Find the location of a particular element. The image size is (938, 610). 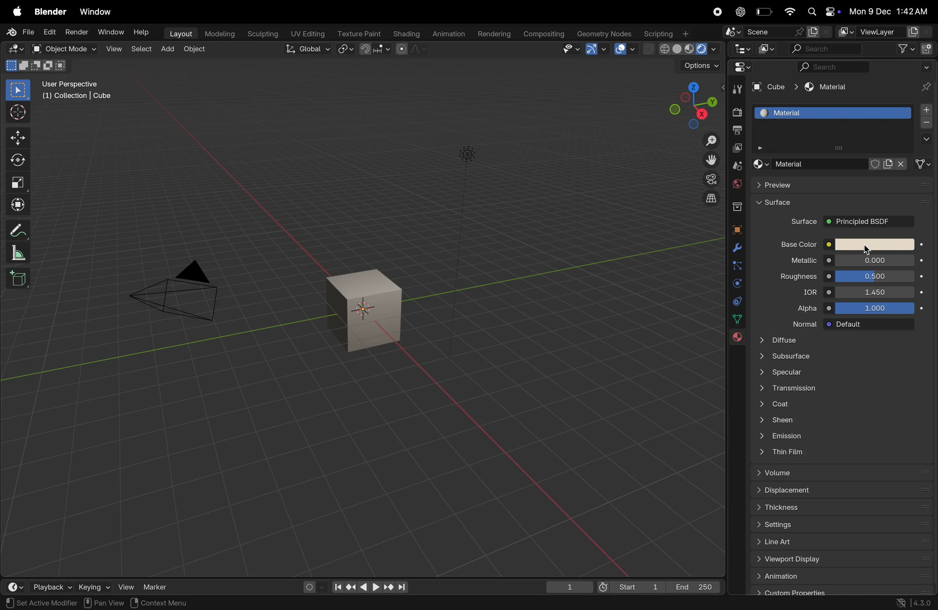

Texture paint is located at coordinates (361, 33).